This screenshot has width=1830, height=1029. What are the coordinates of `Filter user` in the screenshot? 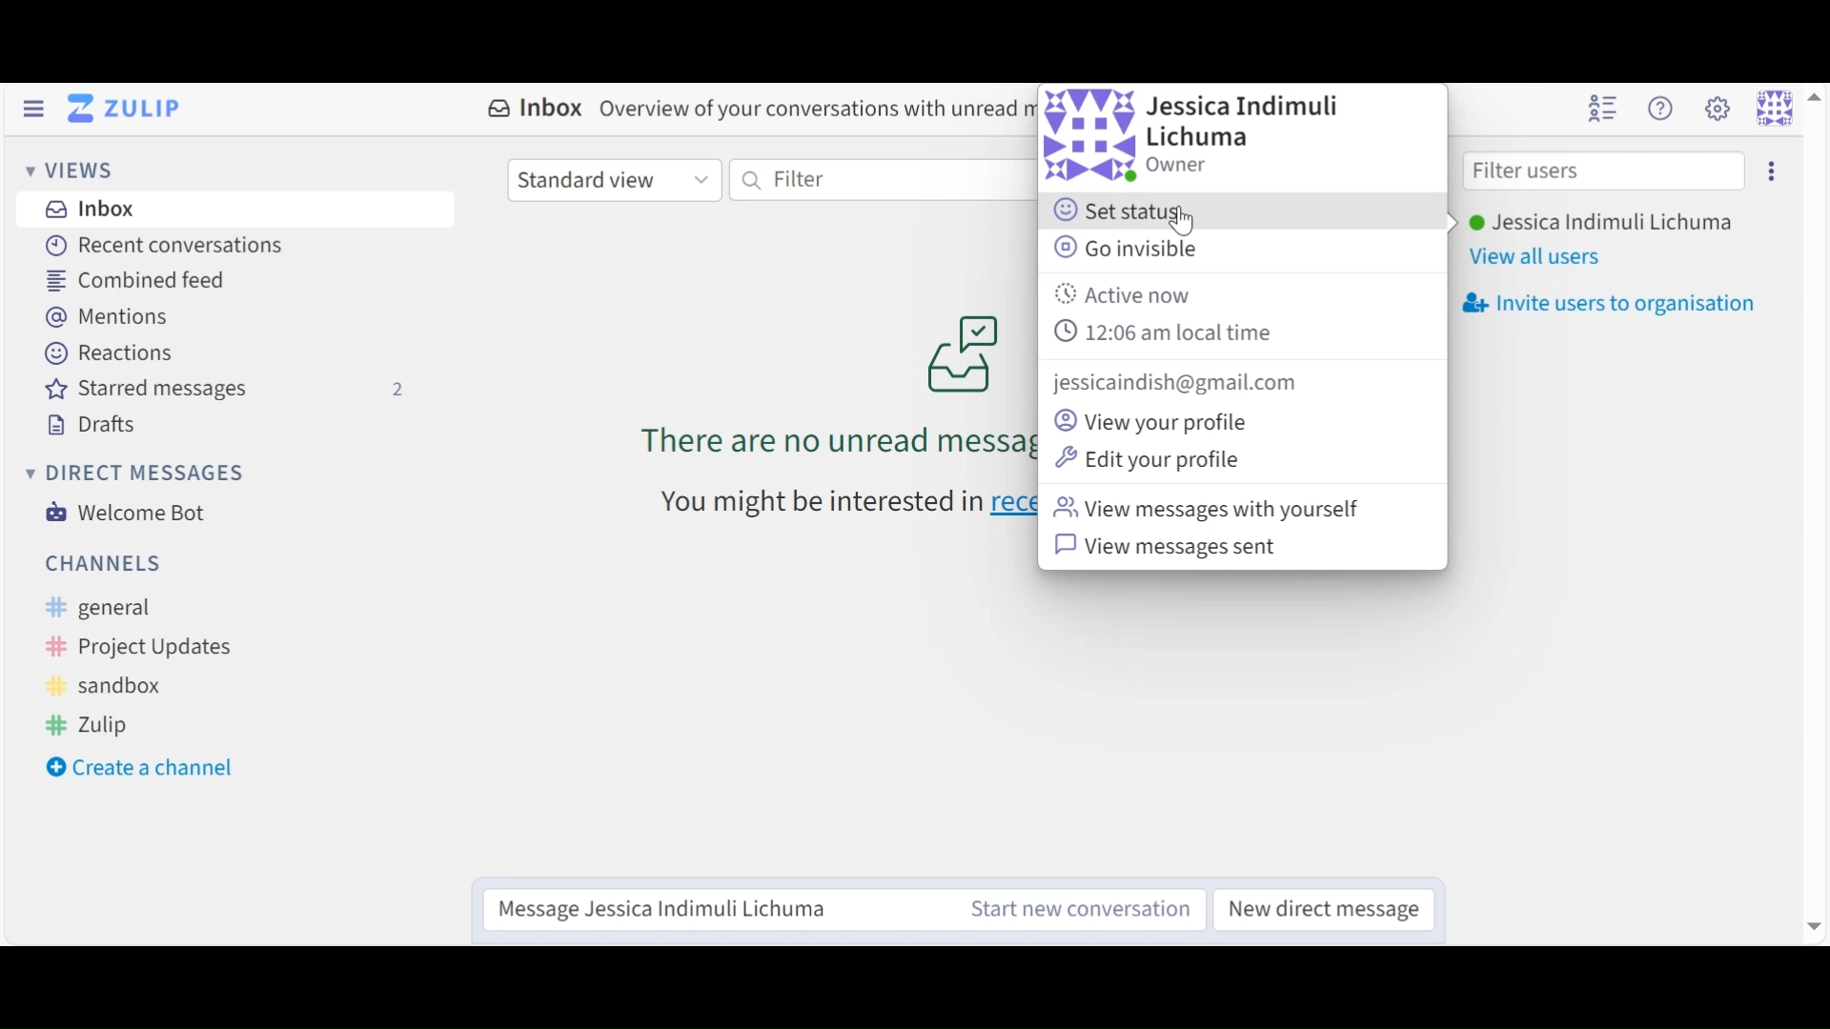 It's located at (1603, 172).